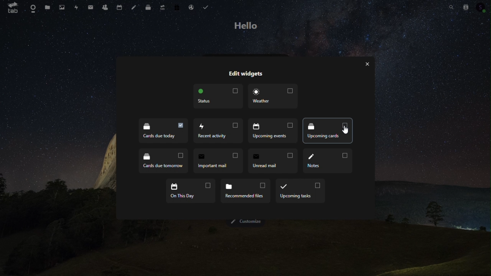 The height and width of the screenshot is (276, 491). Describe the element at coordinates (301, 192) in the screenshot. I see `Upcoming tasks` at that location.